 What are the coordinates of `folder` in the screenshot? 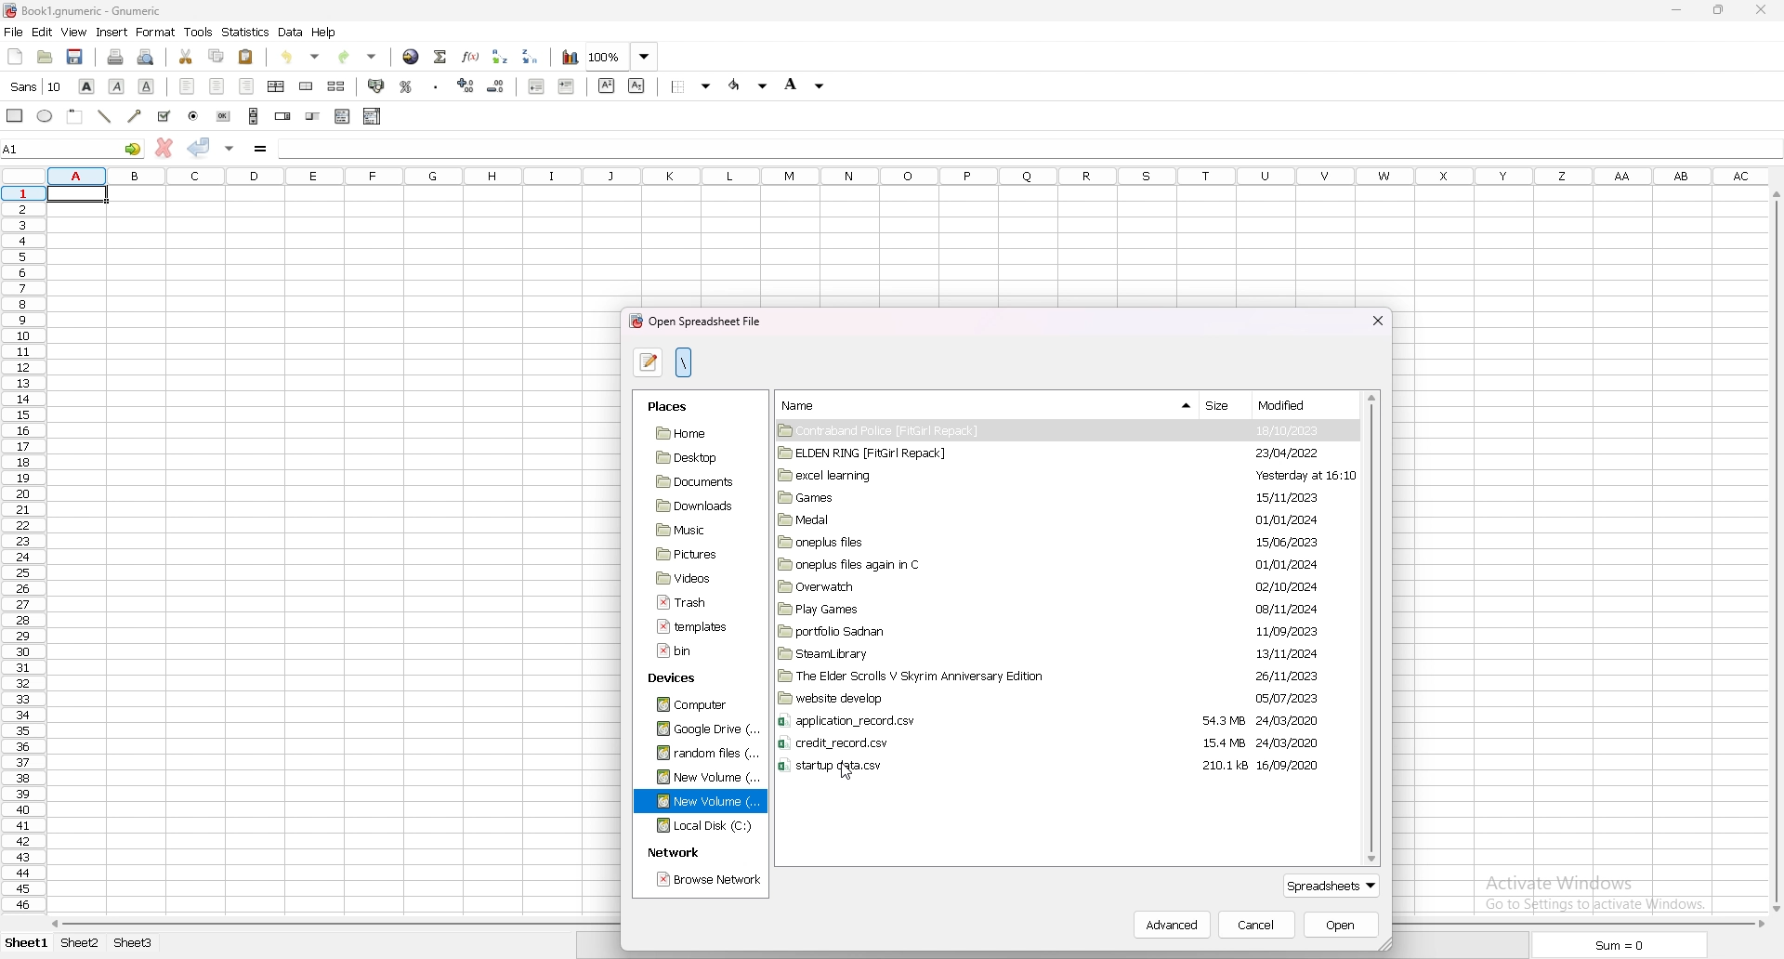 It's located at (944, 541).